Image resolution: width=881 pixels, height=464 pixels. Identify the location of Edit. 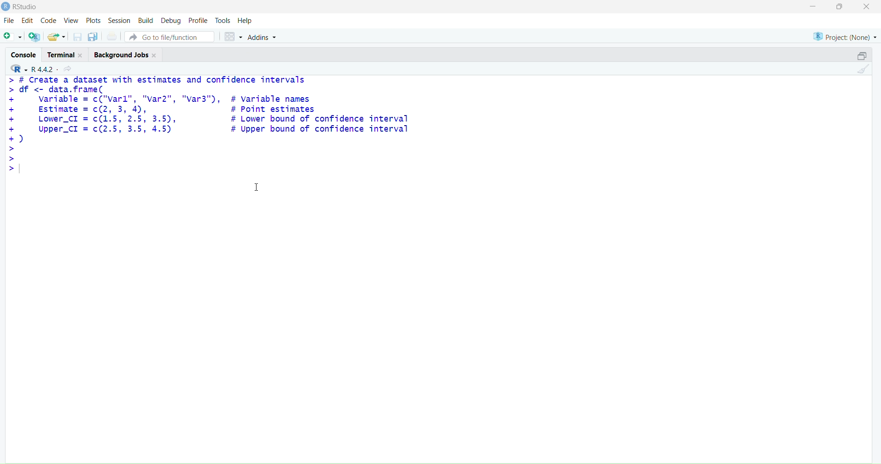
(27, 20).